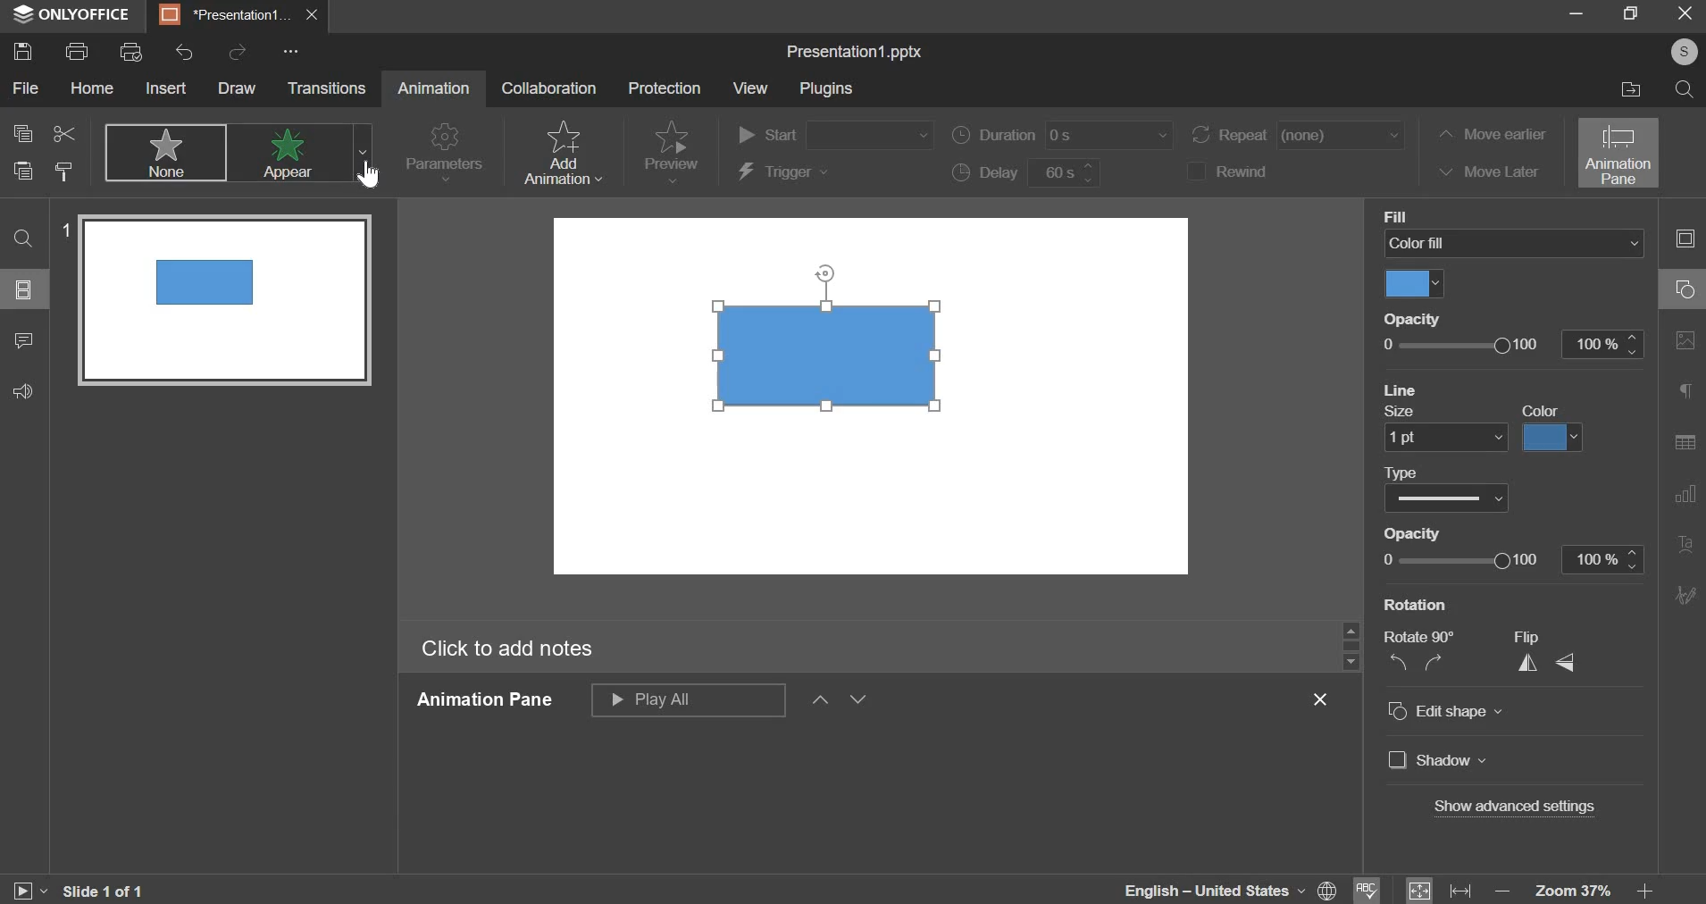 The image size is (1706, 904). What do you see at coordinates (242, 88) in the screenshot?
I see `draw` at bounding box center [242, 88].